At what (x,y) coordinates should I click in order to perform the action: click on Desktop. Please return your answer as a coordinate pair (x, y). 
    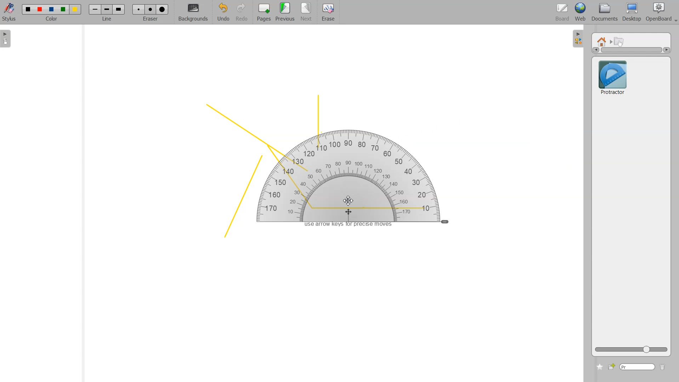
    Looking at the image, I should click on (632, 12).